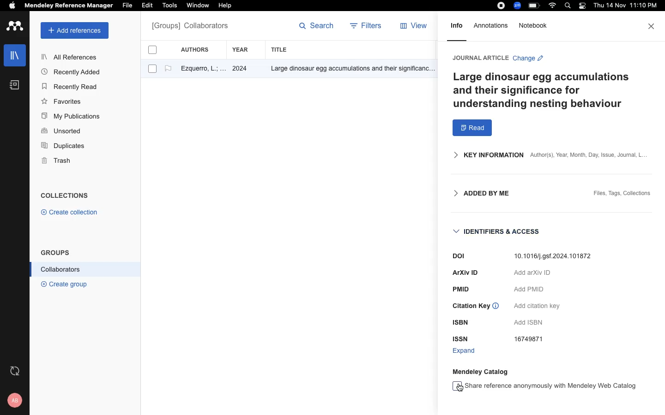 The height and width of the screenshot is (415, 665). Describe the element at coordinates (16, 371) in the screenshot. I see `refresh` at that location.